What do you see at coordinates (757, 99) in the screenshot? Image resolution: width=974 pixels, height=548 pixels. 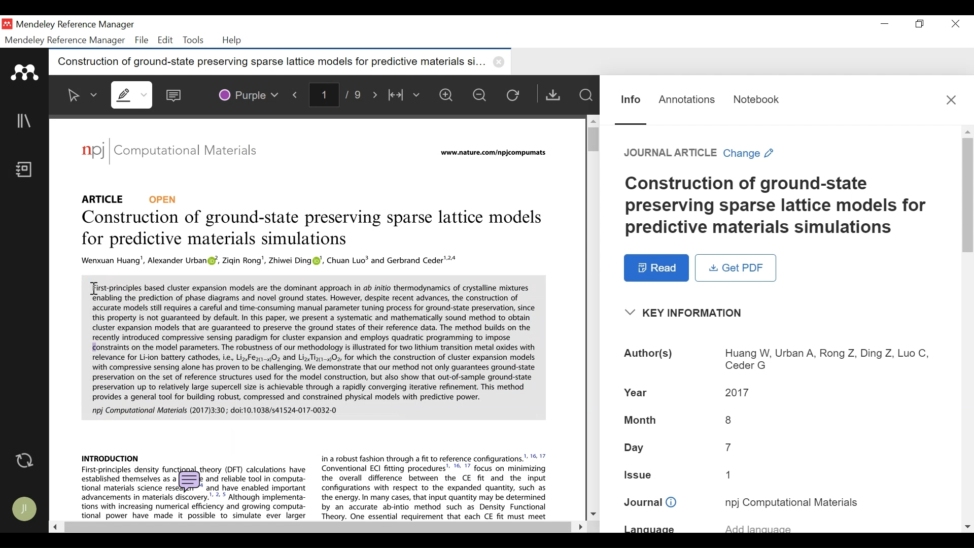 I see `Notebook` at bounding box center [757, 99].